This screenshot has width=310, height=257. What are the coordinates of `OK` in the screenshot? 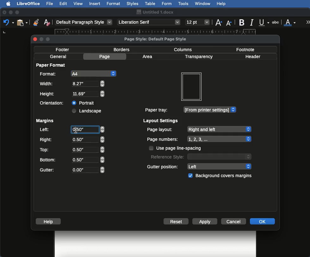 It's located at (262, 221).